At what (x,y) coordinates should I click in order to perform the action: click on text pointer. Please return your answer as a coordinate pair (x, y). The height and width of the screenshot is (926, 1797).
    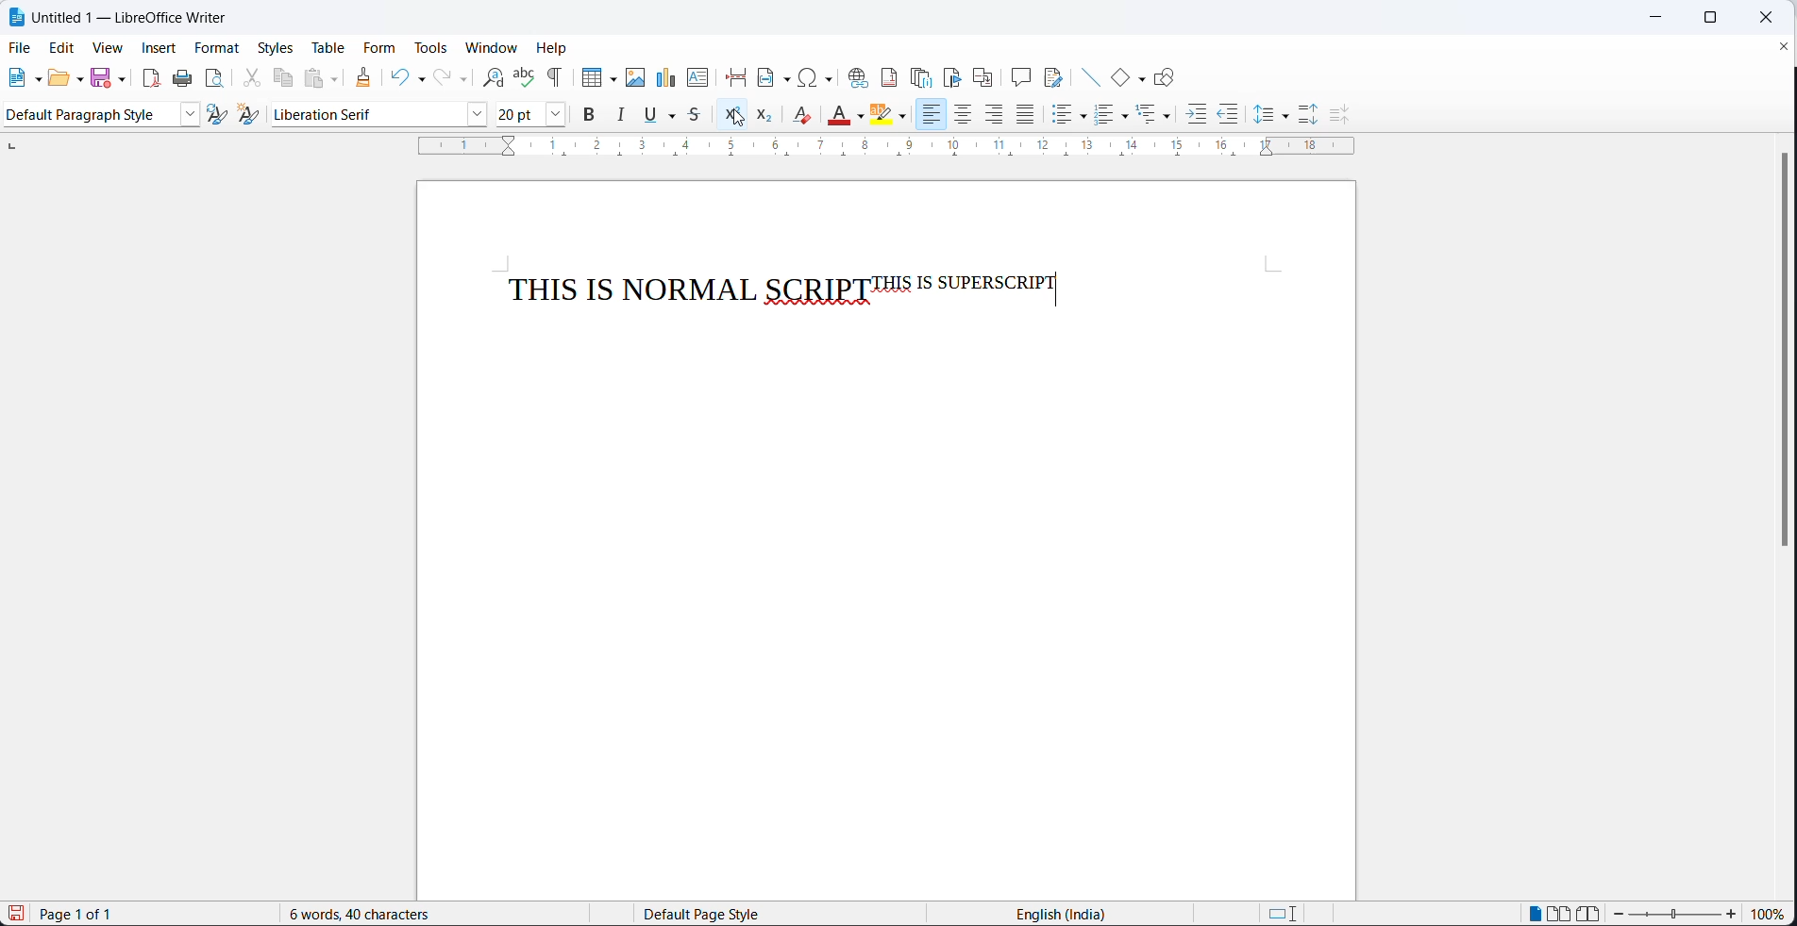
    Looking at the image, I should click on (1057, 289).